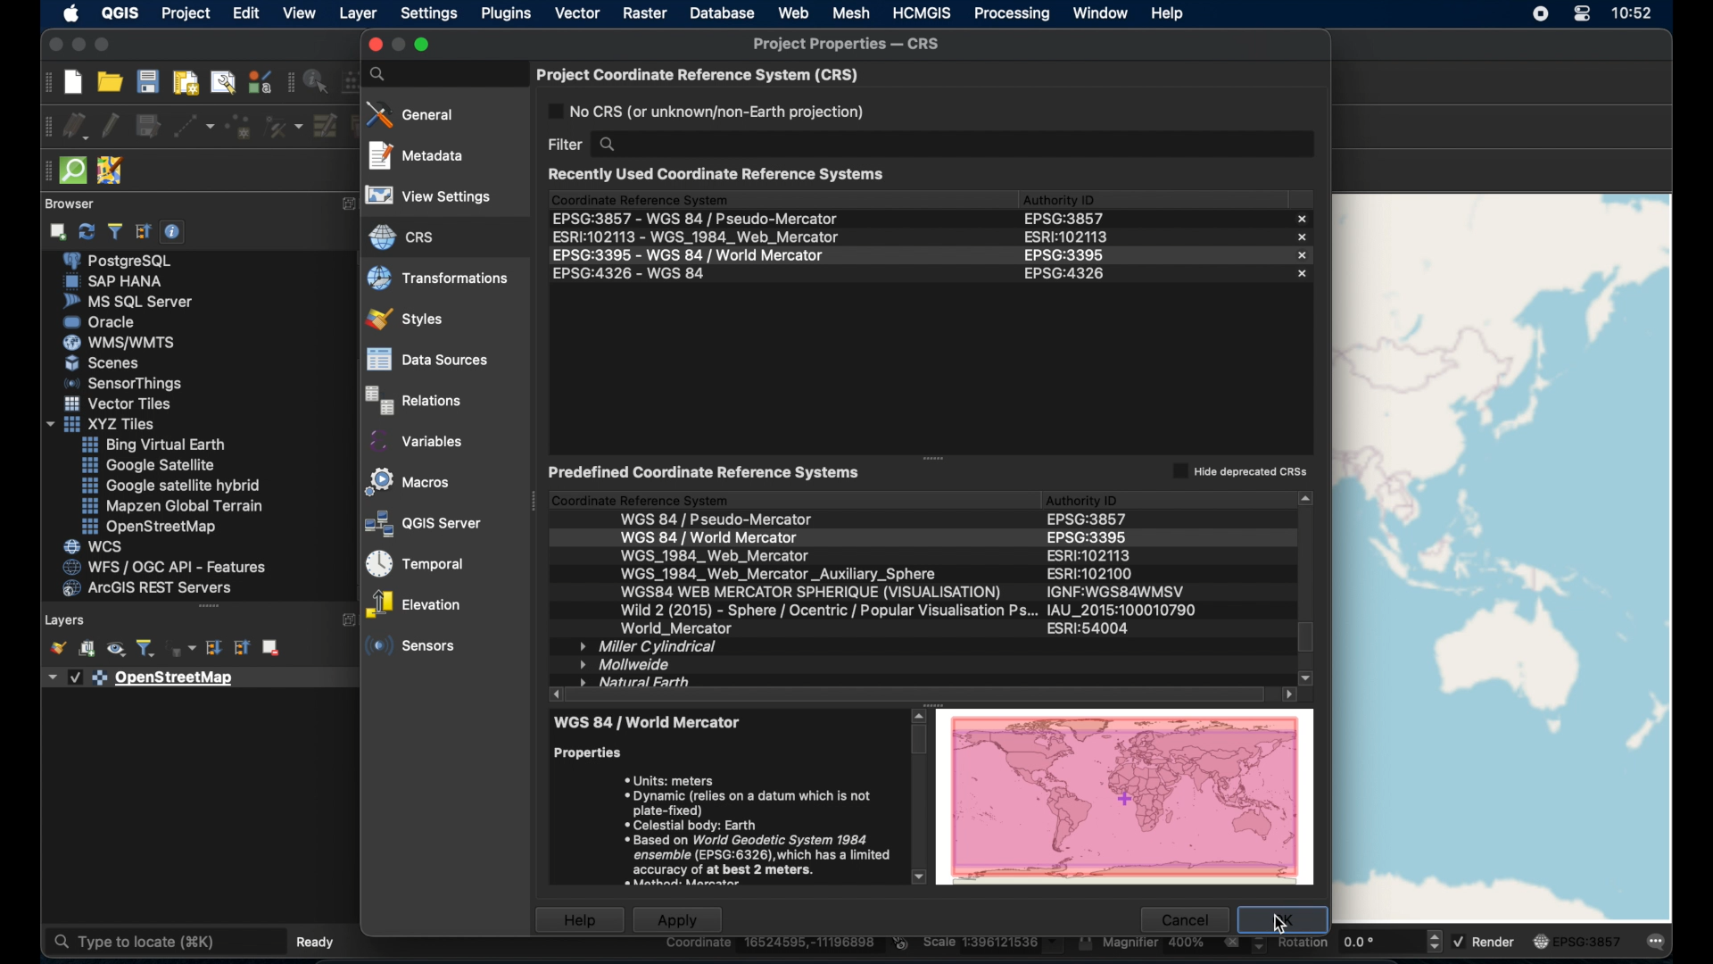 The width and height of the screenshot is (1713, 964). What do you see at coordinates (1280, 918) in the screenshot?
I see `OK` at bounding box center [1280, 918].